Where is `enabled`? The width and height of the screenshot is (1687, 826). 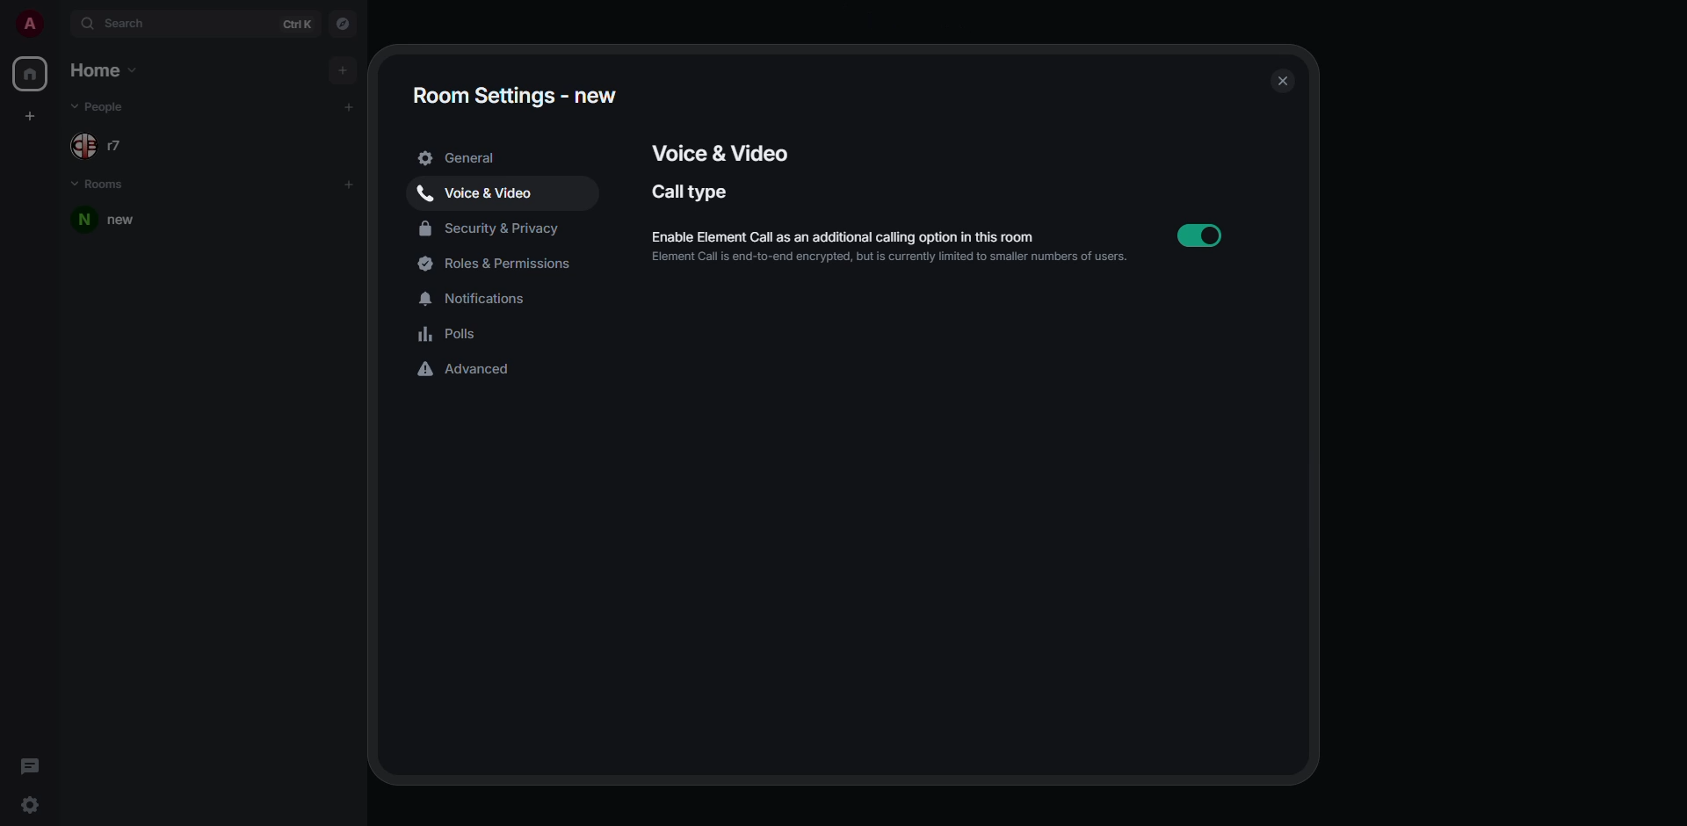 enabled is located at coordinates (1199, 236).